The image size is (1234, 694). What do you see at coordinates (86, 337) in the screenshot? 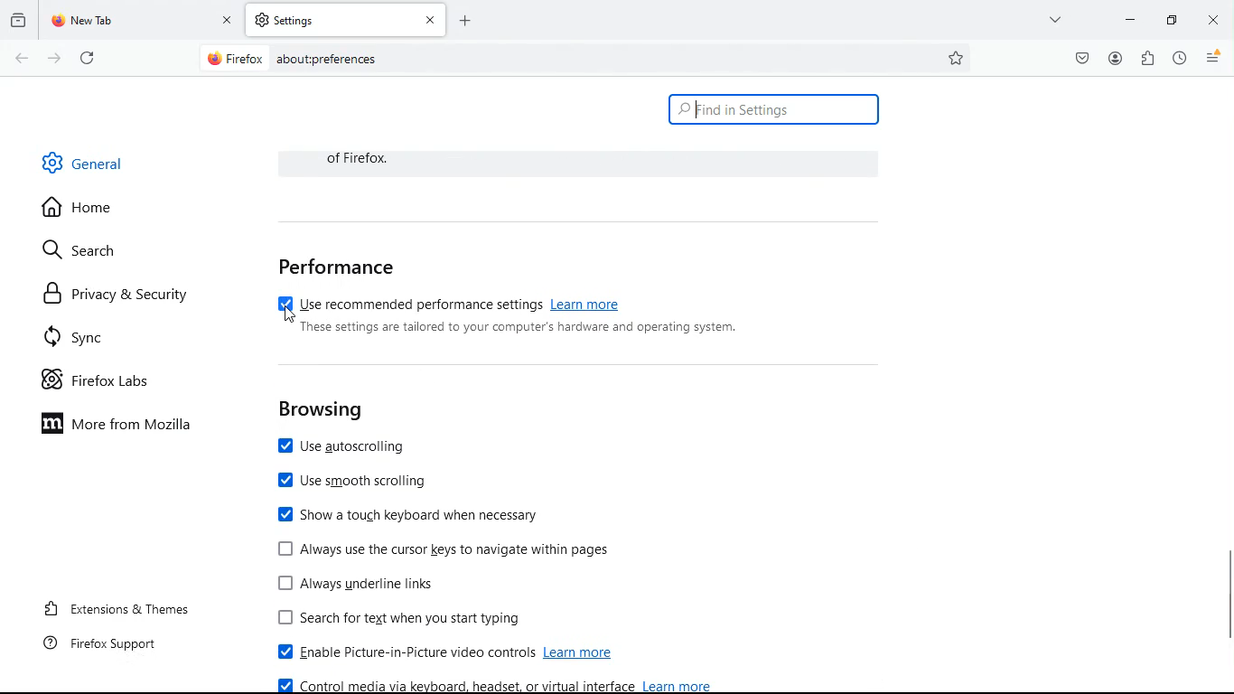
I see `sync` at bounding box center [86, 337].